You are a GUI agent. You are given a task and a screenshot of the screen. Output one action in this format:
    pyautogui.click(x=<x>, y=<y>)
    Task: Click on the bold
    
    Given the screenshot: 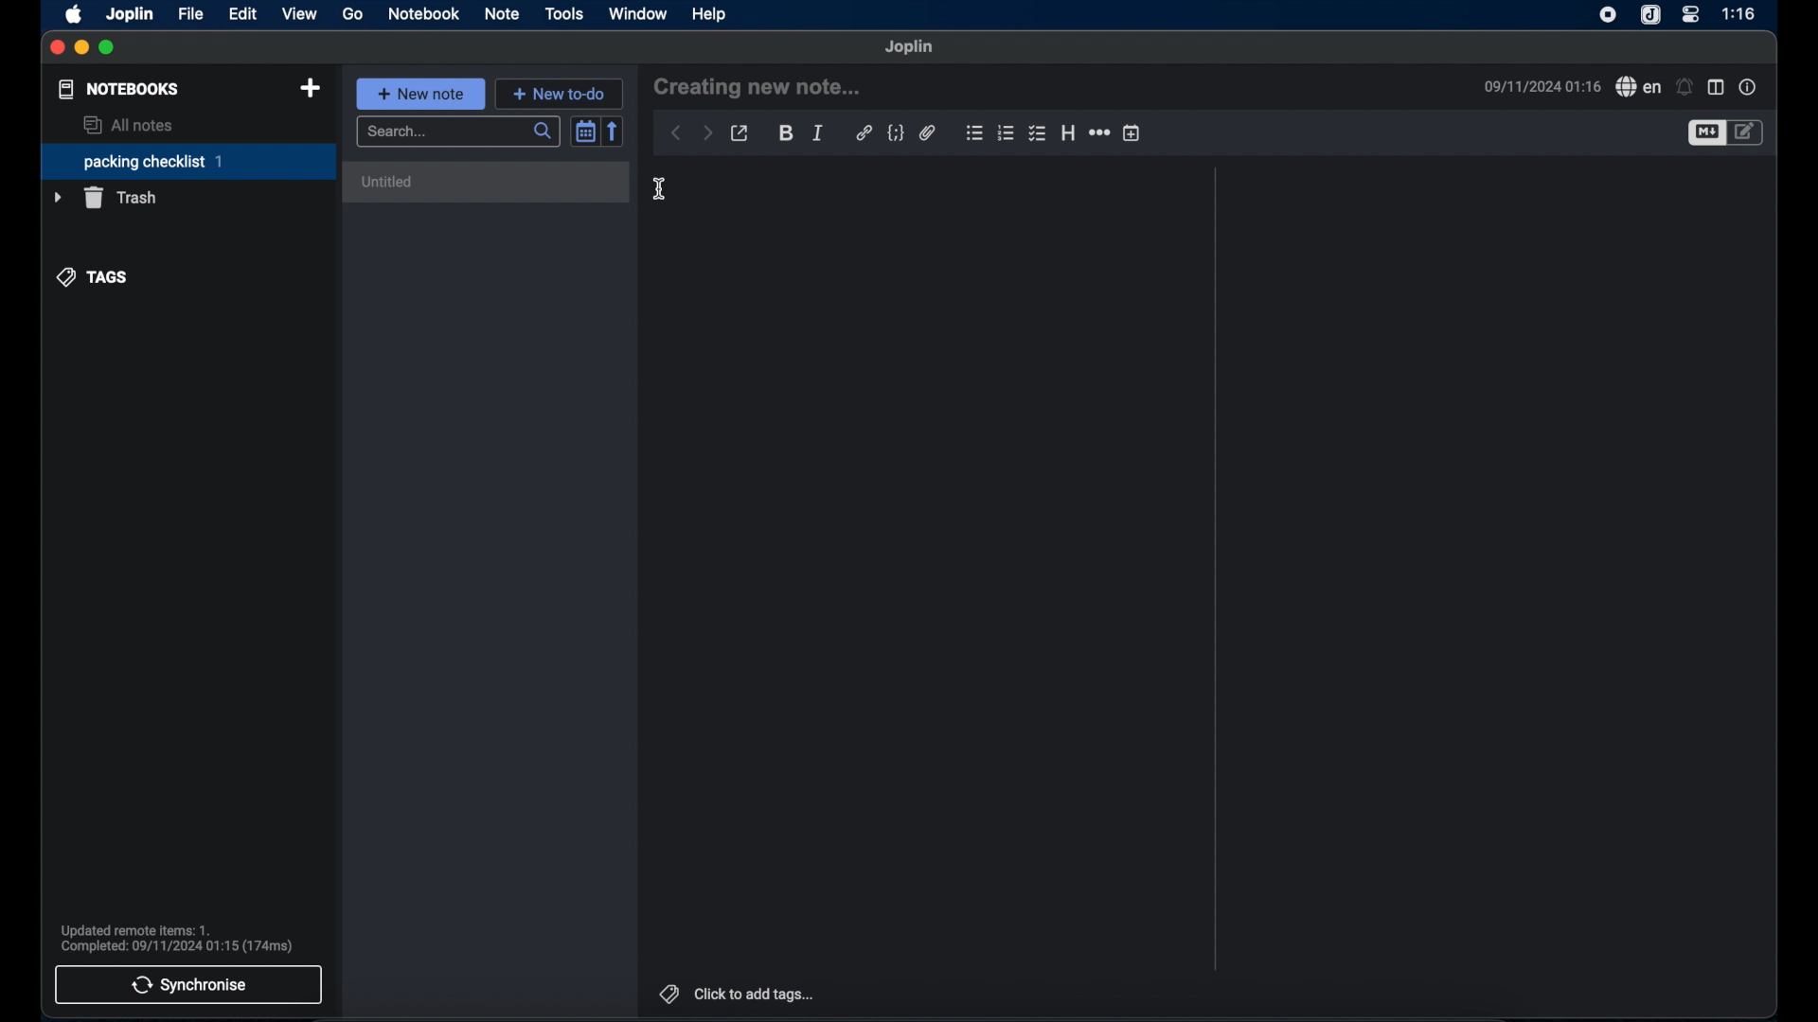 What is the action you would take?
    pyautogui.click(x=786, y=133)
    